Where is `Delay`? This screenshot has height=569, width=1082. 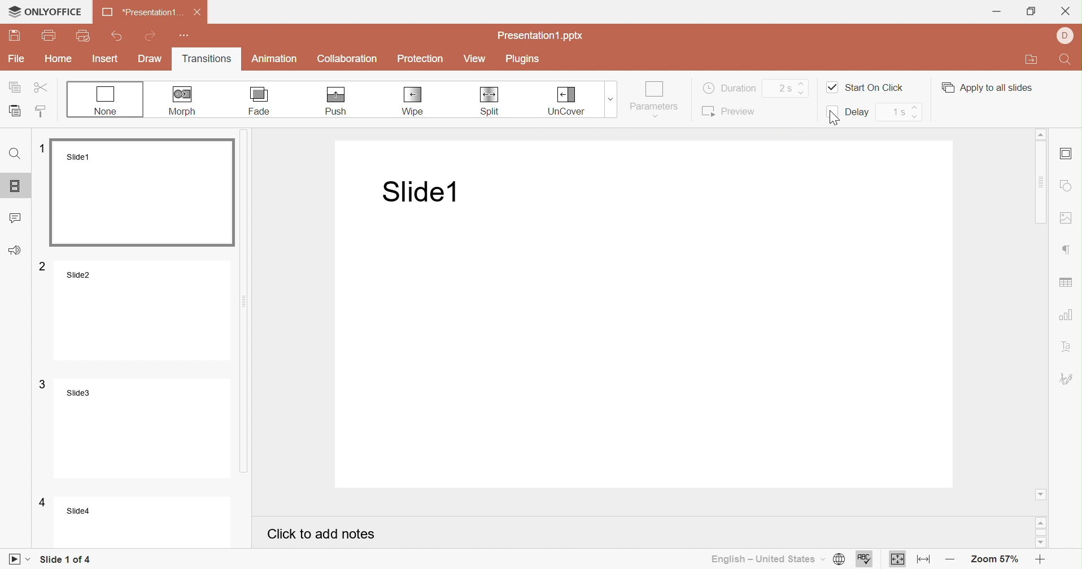
Delay is located at coordinates (849, 113).